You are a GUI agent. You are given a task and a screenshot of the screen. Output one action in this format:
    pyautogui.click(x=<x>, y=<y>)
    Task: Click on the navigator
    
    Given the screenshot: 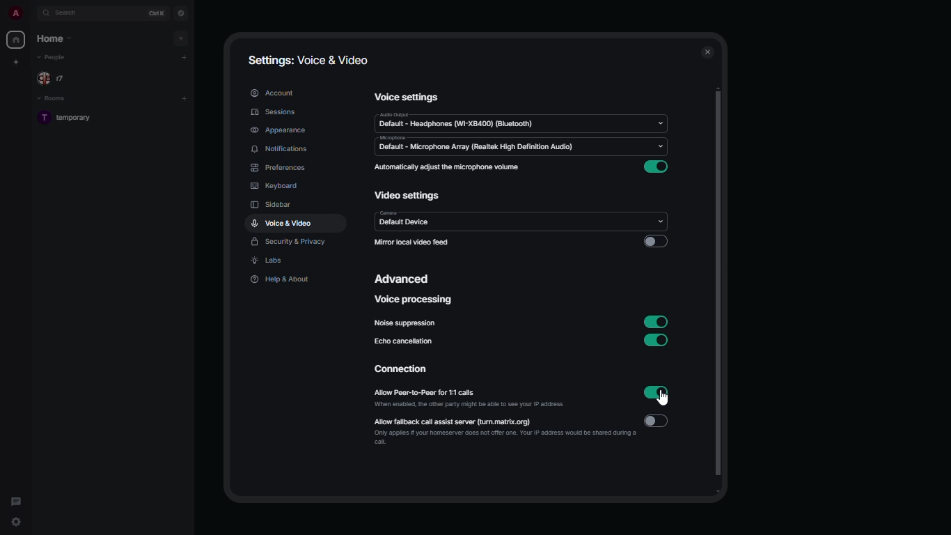 What is the action you would take?
    pyautogui.click(x=180, y=13)
    